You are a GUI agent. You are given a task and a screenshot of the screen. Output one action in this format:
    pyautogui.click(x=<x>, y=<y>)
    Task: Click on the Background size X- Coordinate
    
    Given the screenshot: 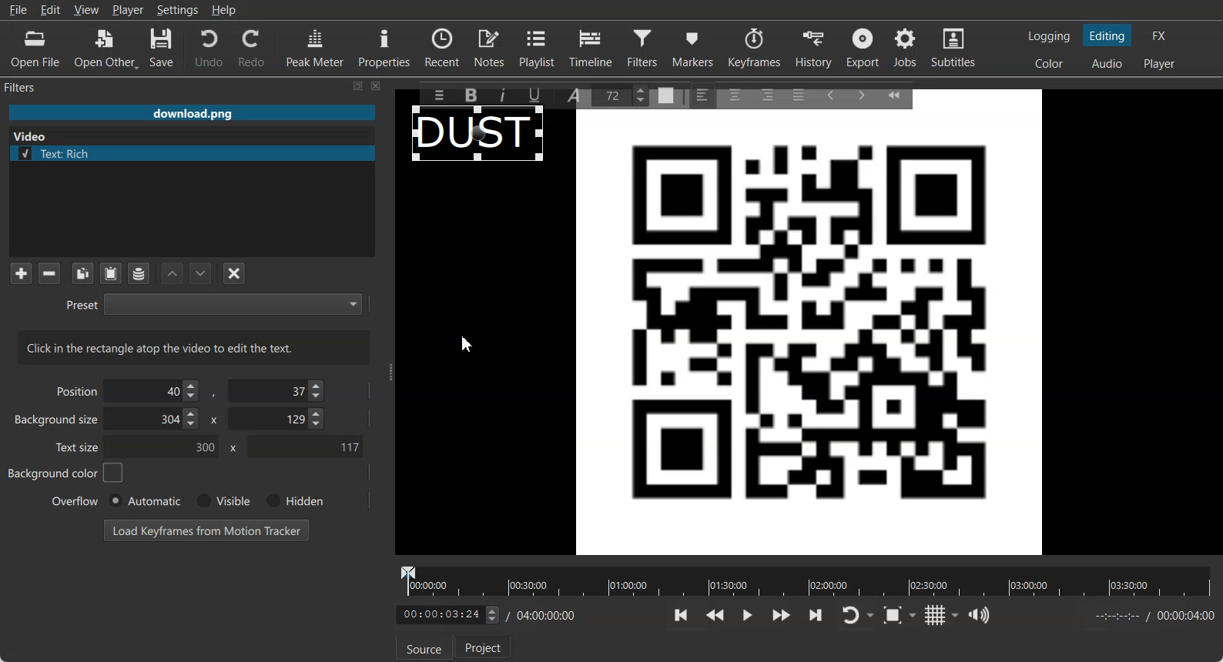 What is the action you would take?
    pyautogui.click(x=155, y=420)
    